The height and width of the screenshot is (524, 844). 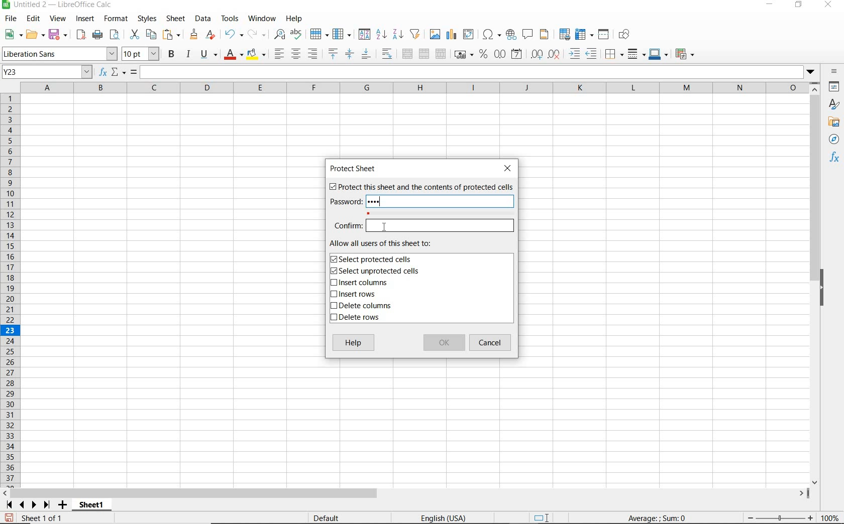 What do you see at coordinates (397, 35) in the screenshot?
I see `SORT DESCENDING` at bounding box center [397, 35].